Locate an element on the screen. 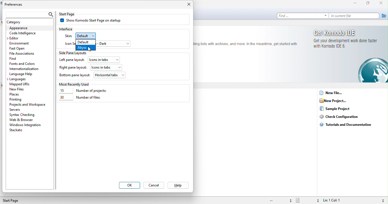 This screenshot has width=388, height=204. minimize is located at coordinates (356, 3).